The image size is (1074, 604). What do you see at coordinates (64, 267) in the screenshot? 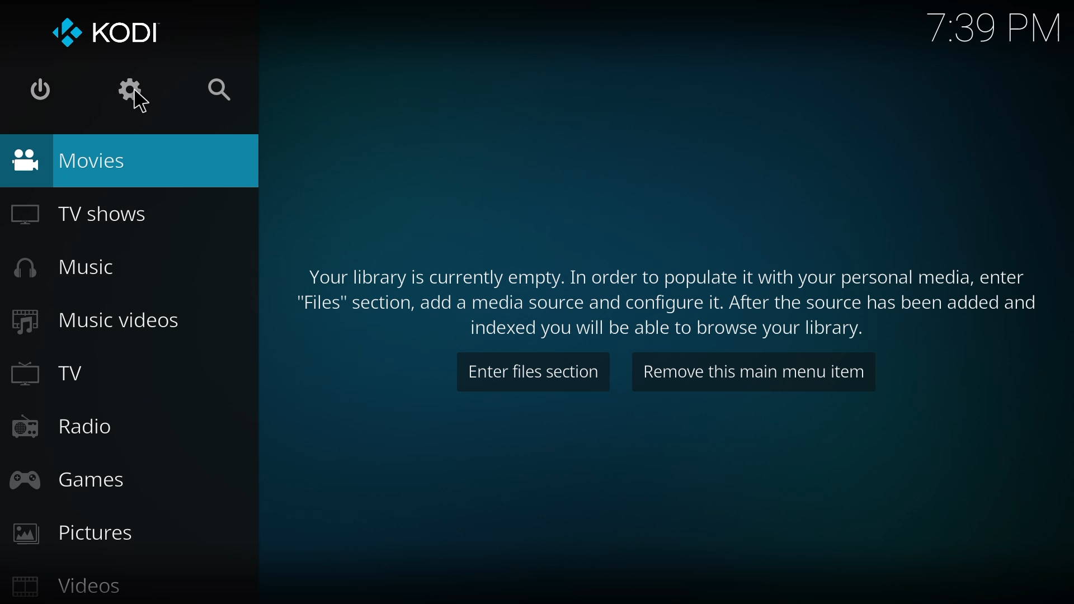
I see `music` at bounding box center [64, 267].